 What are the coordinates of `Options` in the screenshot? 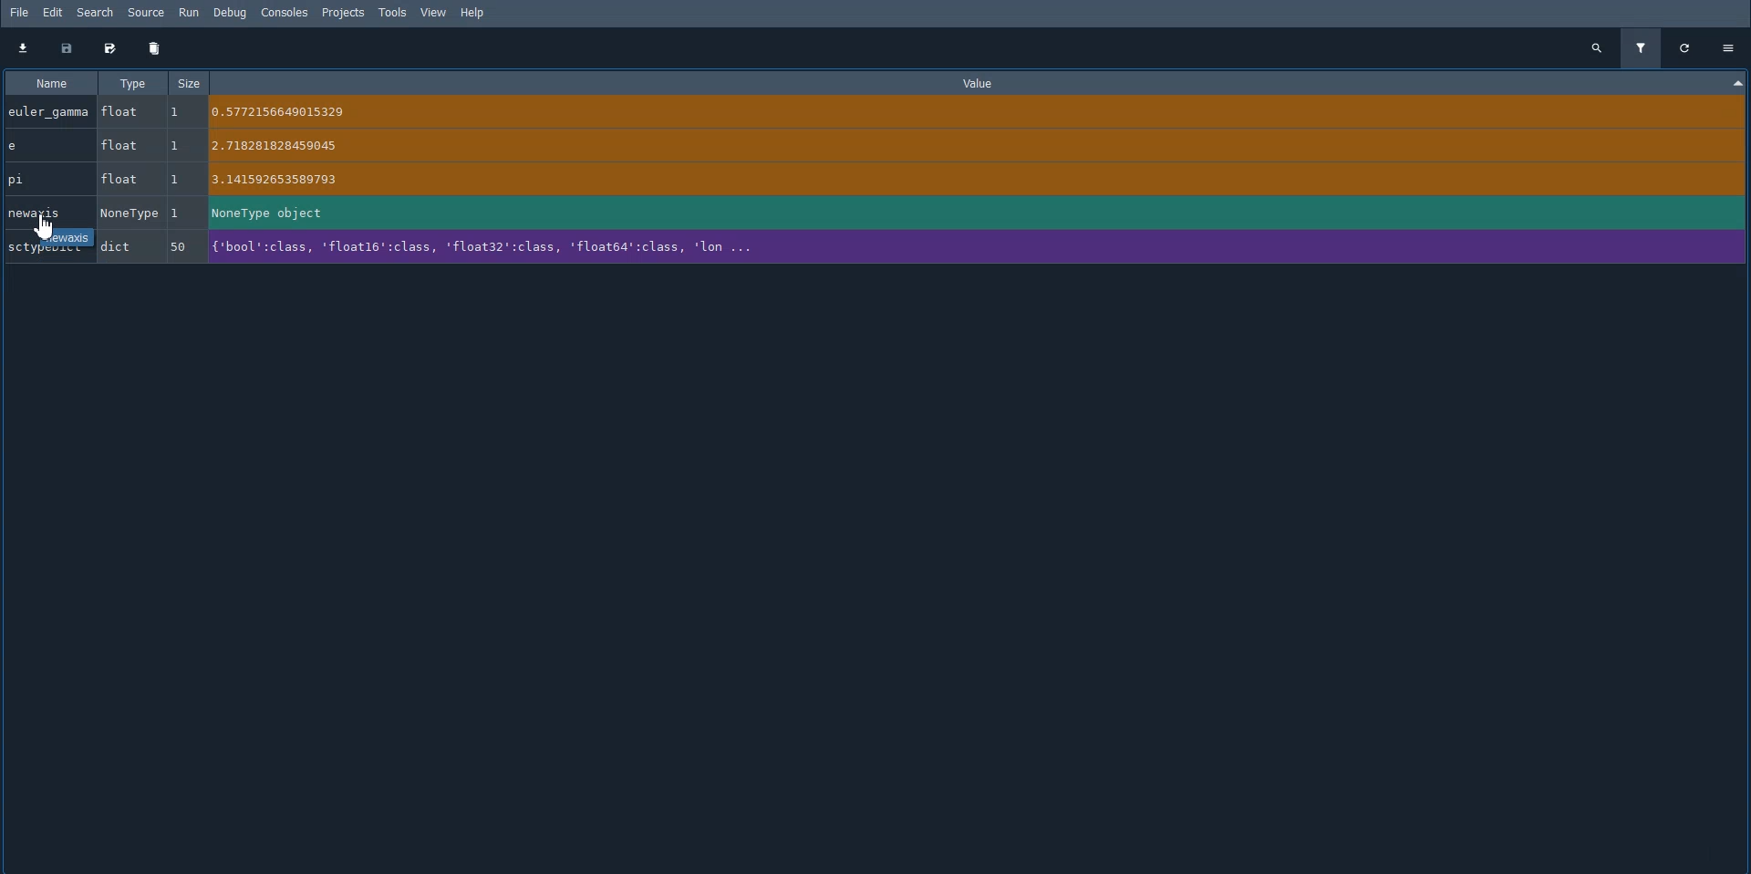 It's located at (1729, 47).